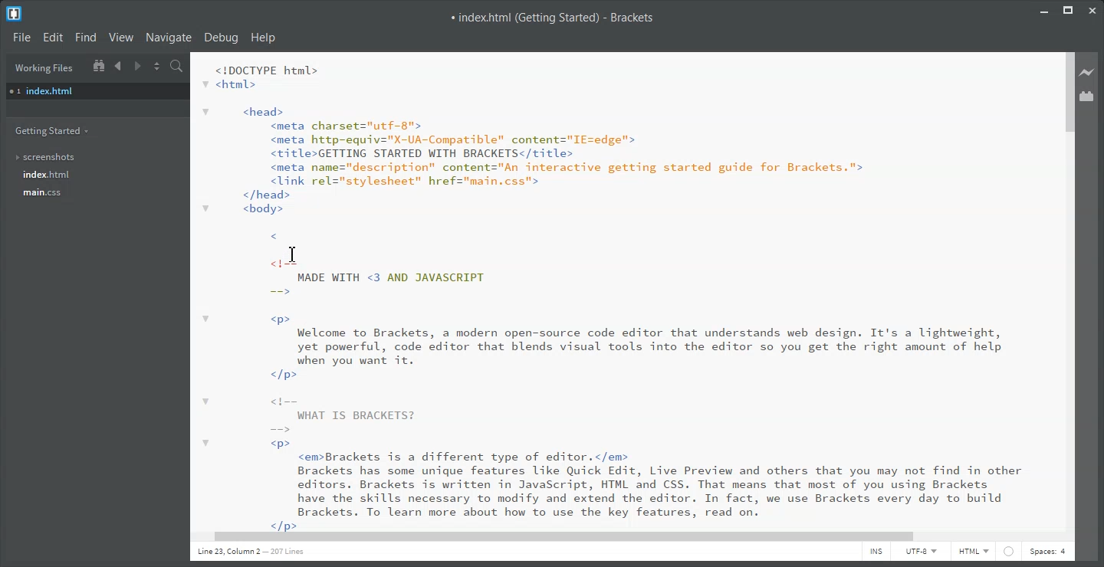 The image size is (1104, 567). I want to click on Navigate Forwards, so click(138, 66).